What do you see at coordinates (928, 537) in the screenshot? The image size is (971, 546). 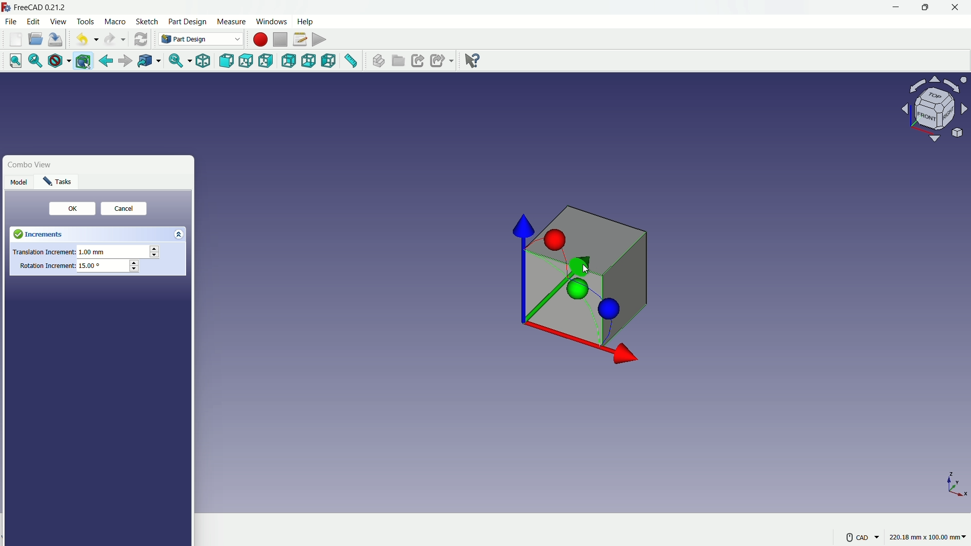 I see `220.18 mm x 100.00 mm~` at bounding box center [928, 537].